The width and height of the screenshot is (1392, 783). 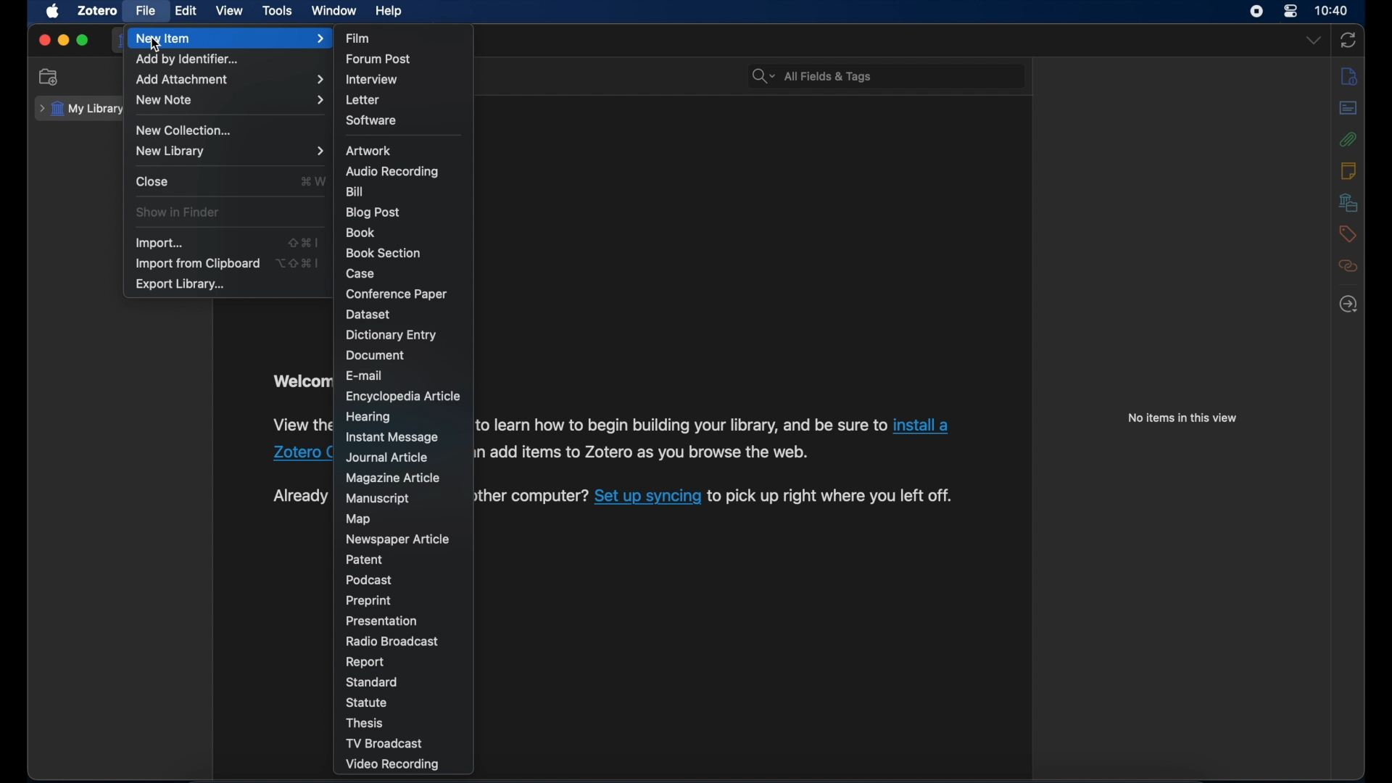 What do you see at coordinates (230, 10) in the screenshot?
I see `view` at bounding box center [230, 10].